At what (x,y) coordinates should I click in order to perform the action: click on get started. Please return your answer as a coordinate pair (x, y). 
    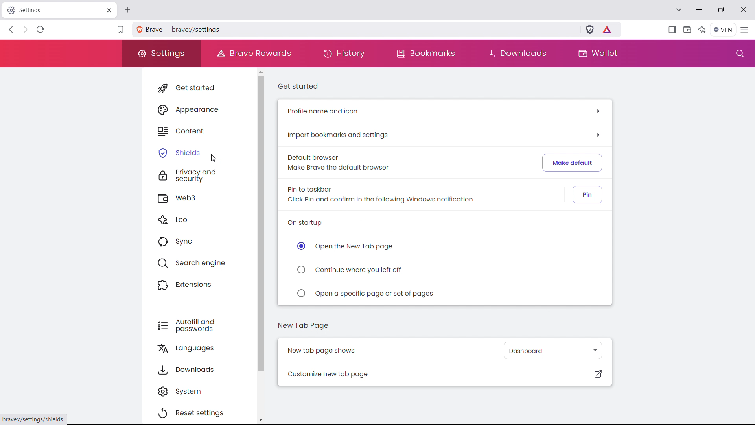
    Looking at the image, I should click on (200, 88).